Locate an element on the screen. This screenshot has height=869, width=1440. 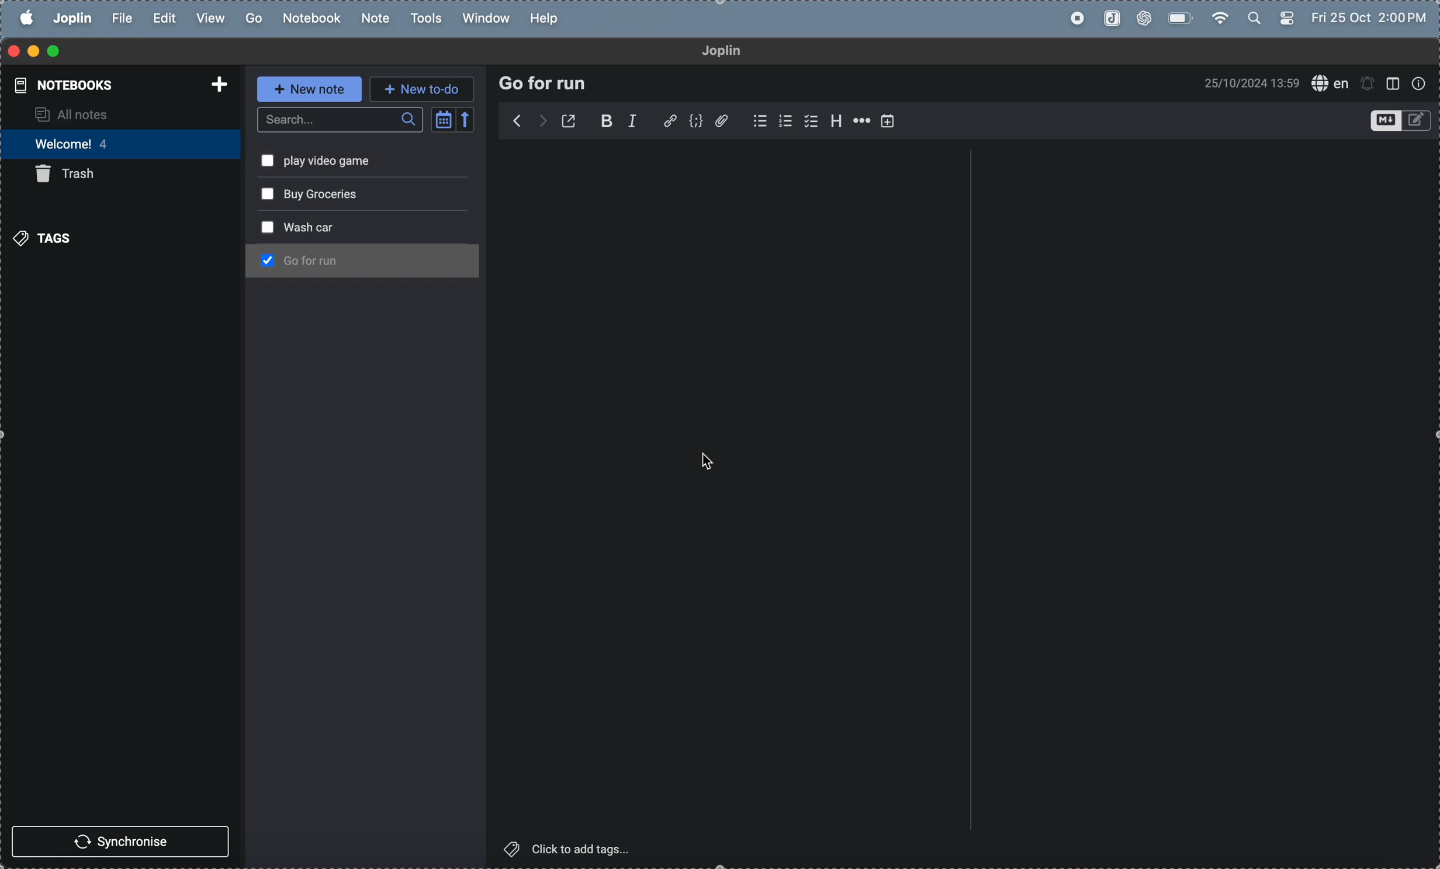
maximize is located at coordinates (54, 50).